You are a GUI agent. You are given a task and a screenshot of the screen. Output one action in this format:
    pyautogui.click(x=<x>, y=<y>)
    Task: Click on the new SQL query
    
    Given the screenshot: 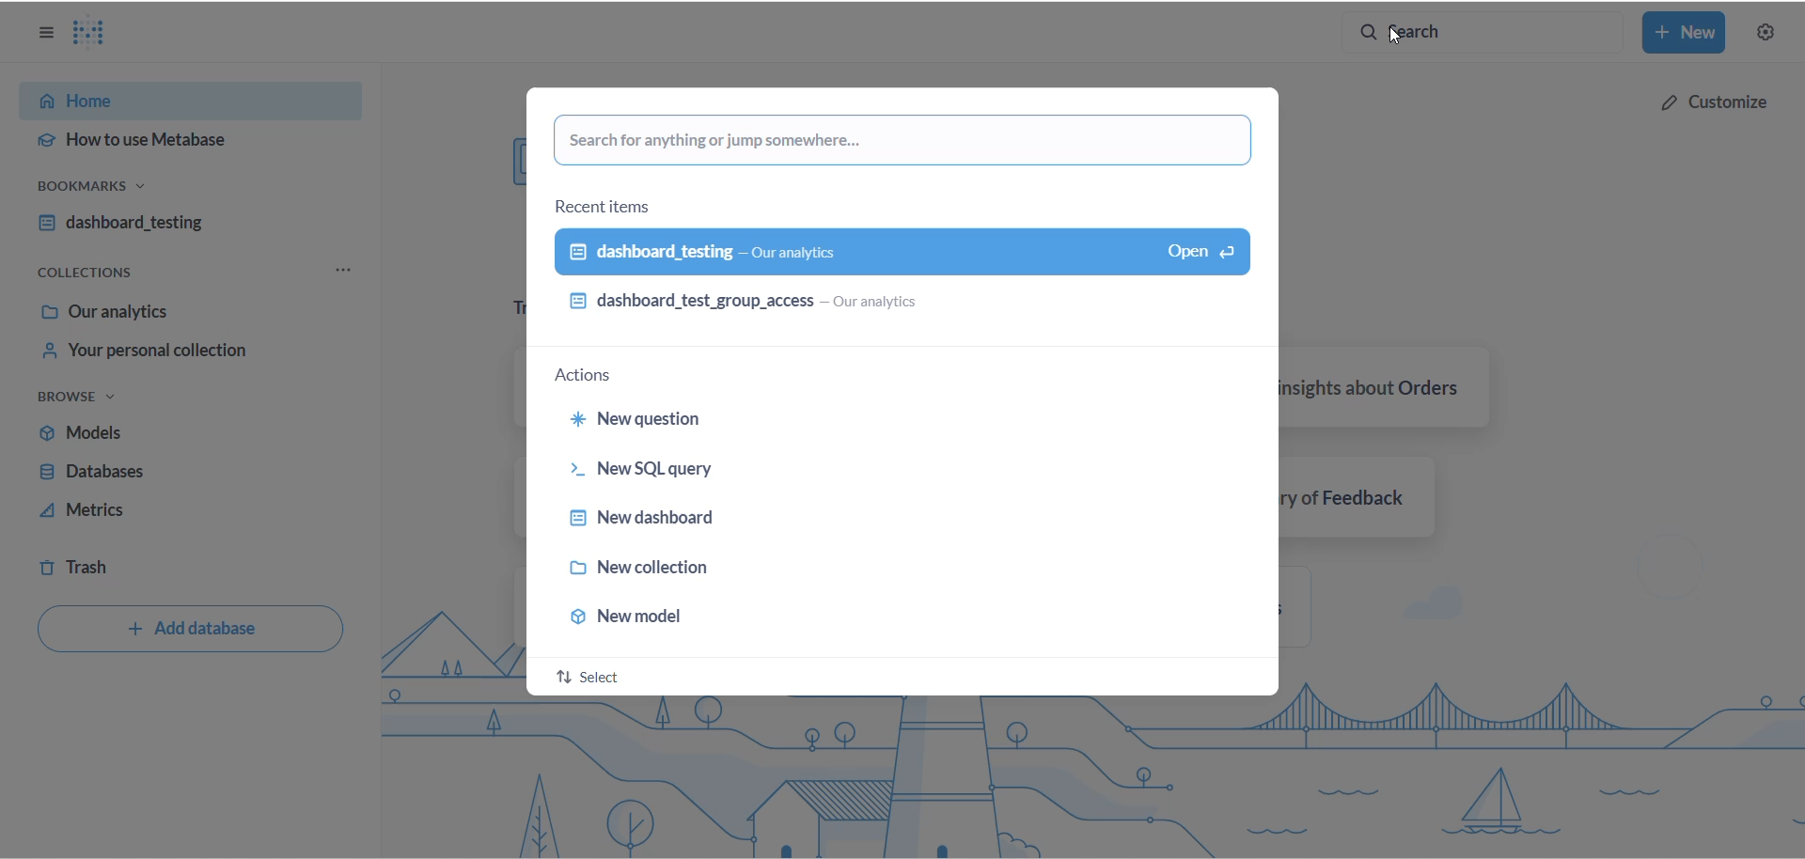 What is the action you would take?
    pyautogui.click(x=648, y=474)
    